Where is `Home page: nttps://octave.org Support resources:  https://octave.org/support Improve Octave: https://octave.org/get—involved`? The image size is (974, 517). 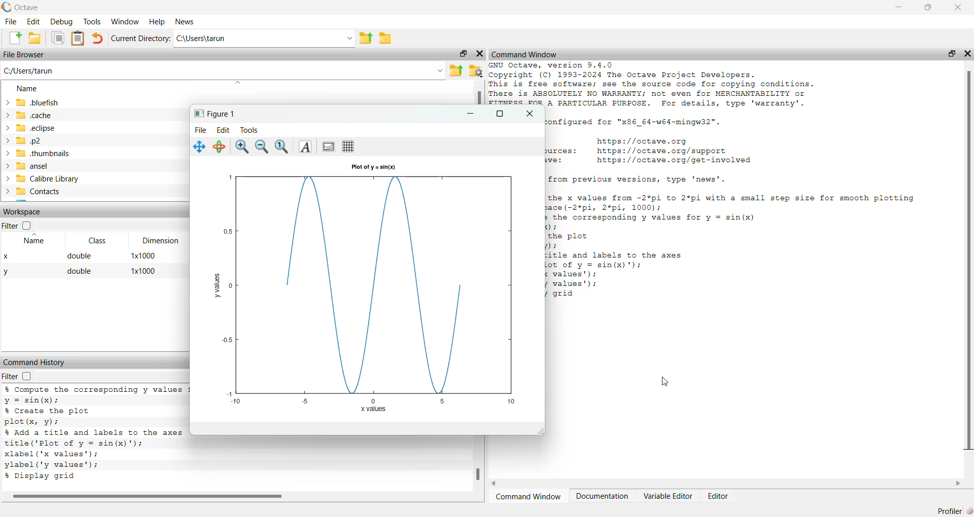
Home page: nttps://octave.org Support resources:  https://octave.org/support Improve Octave: https://octave.org/get—involved is located at coordinates (649, 151).